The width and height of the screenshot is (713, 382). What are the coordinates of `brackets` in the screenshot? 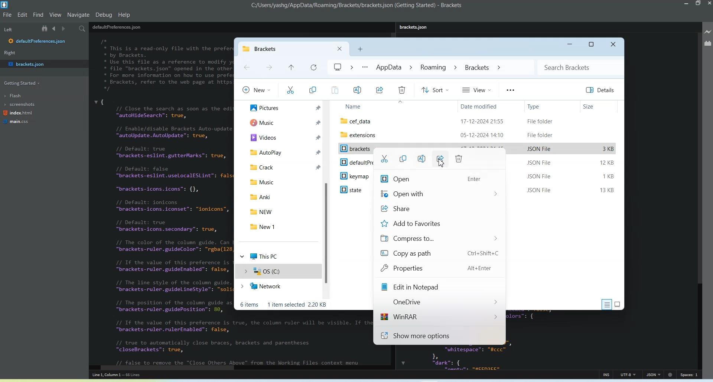 It's located at (354, 149).